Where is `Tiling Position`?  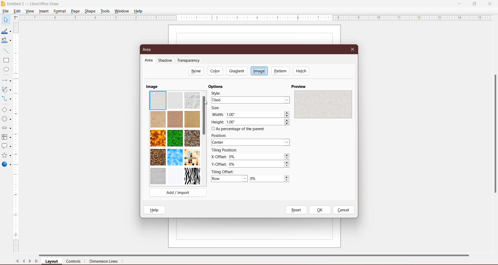
Tiling Position is located at coordinates (224, 150).